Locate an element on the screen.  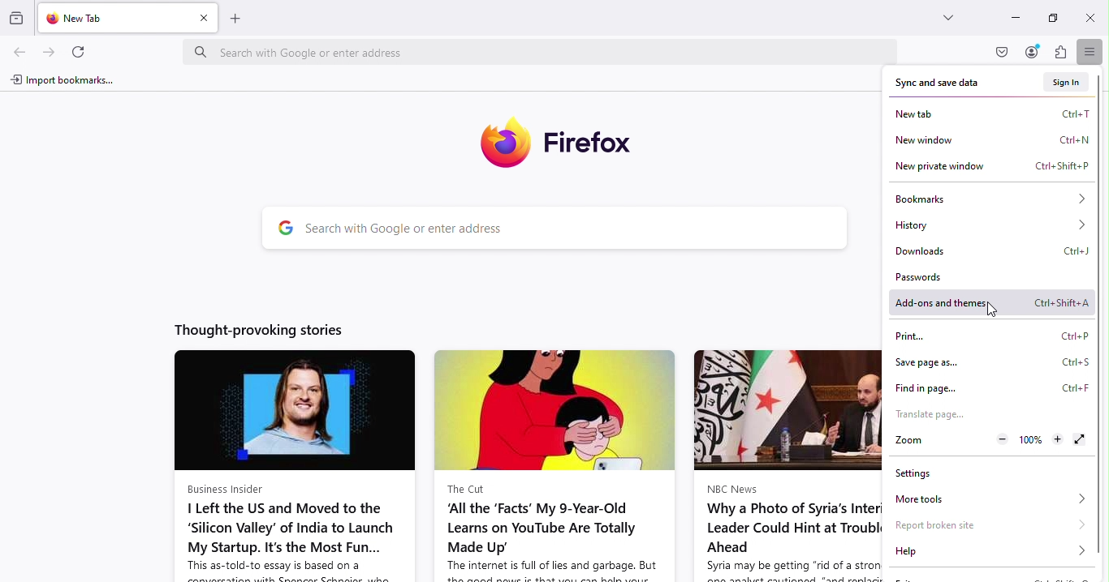
Help is located at coordinates (990, 550).